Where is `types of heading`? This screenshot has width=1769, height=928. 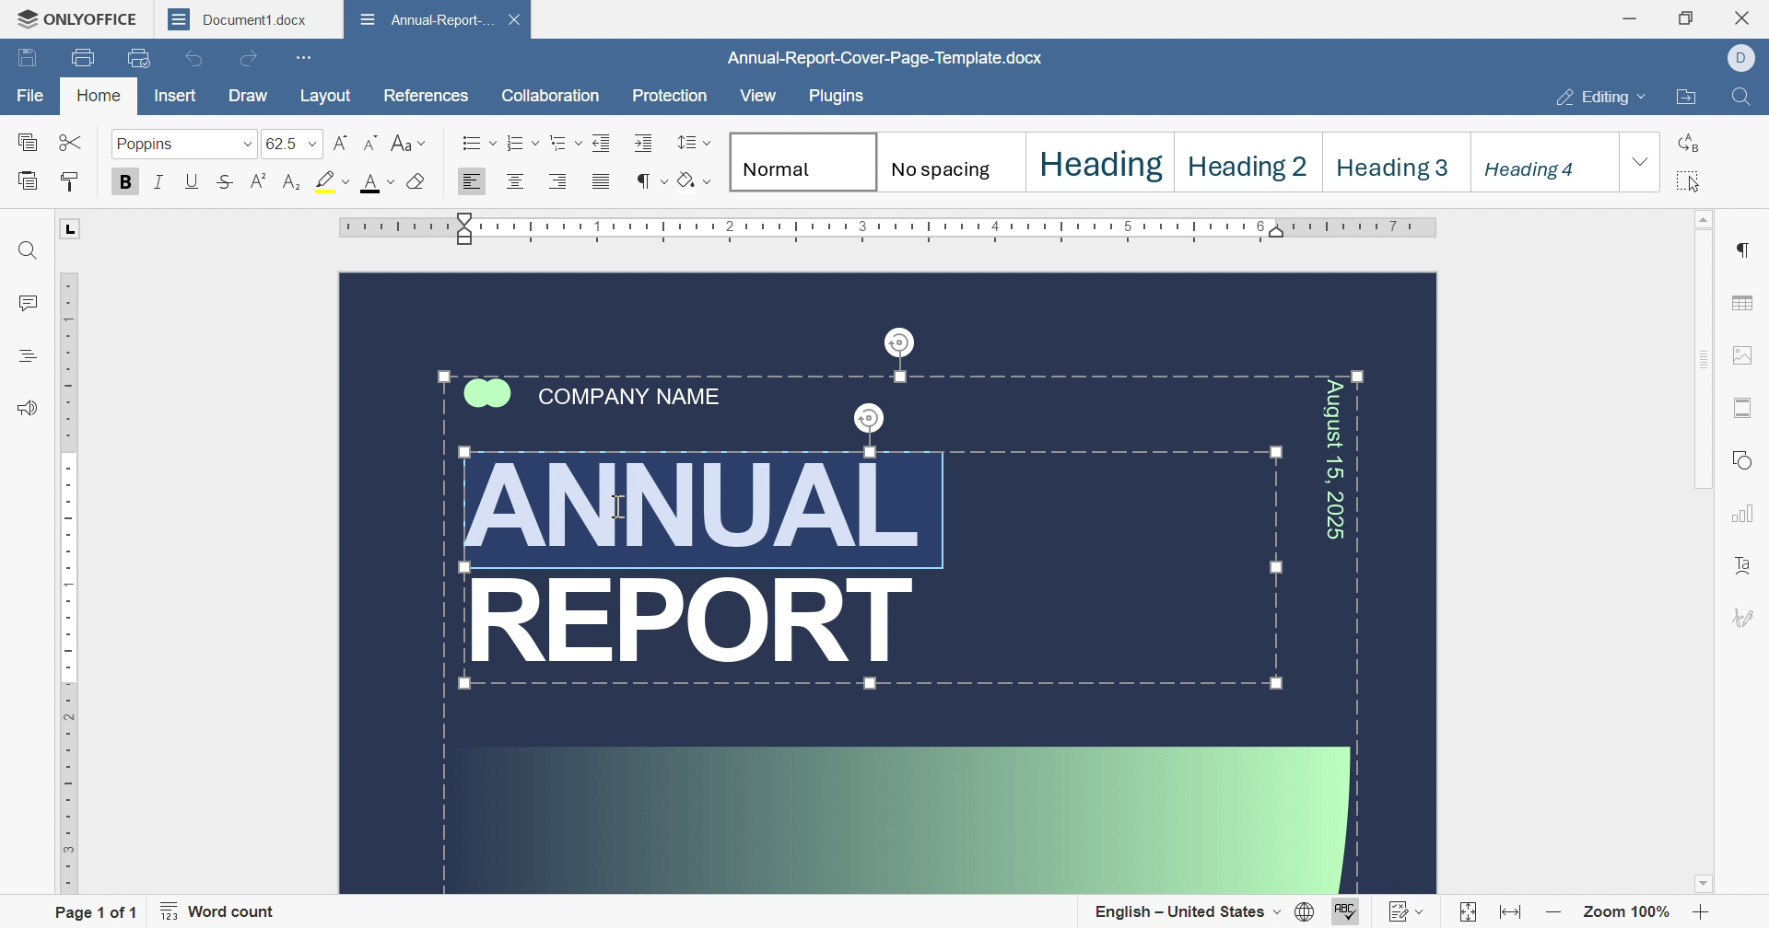 types of heading is located at coordinates (1172, 158).